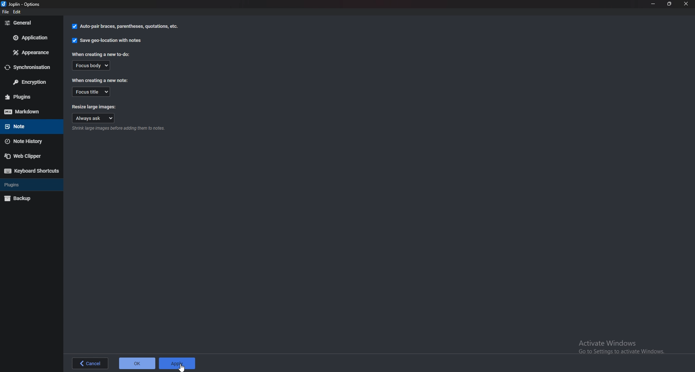 Image resolution: width=695 pixels, height=372 pixels. Describe the element at coordinates (29, 82) in the screenshot. I see `Encryption` at that location.